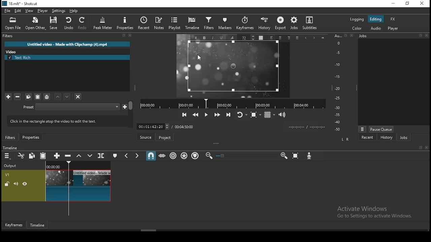  Describe the element at coordinates (192, 24) in the screenshot. I see `timeline` at that location.